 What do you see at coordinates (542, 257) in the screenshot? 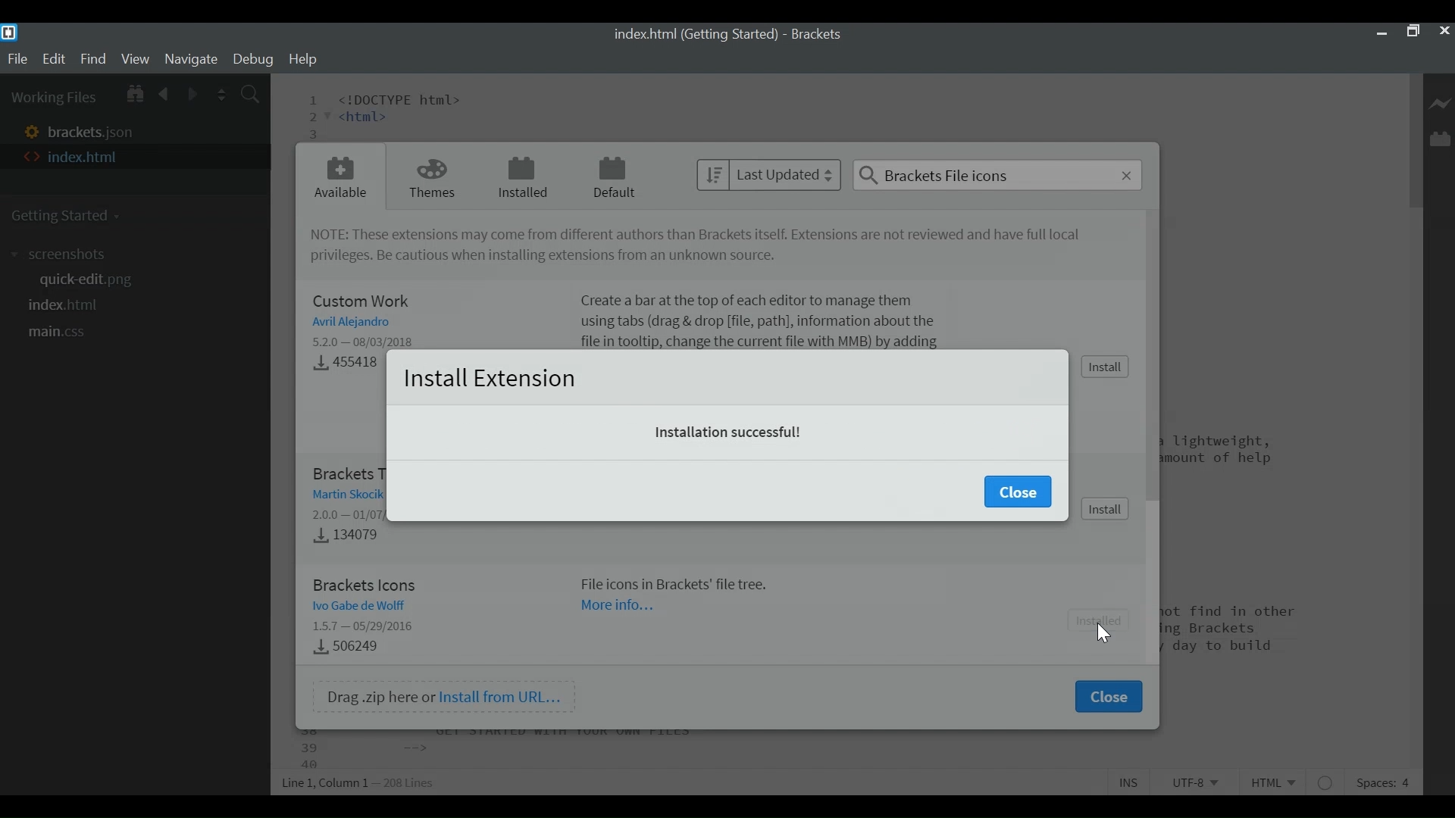
I see `Be cautious installing extensions from unknown source` at bounding box center [542, 257].